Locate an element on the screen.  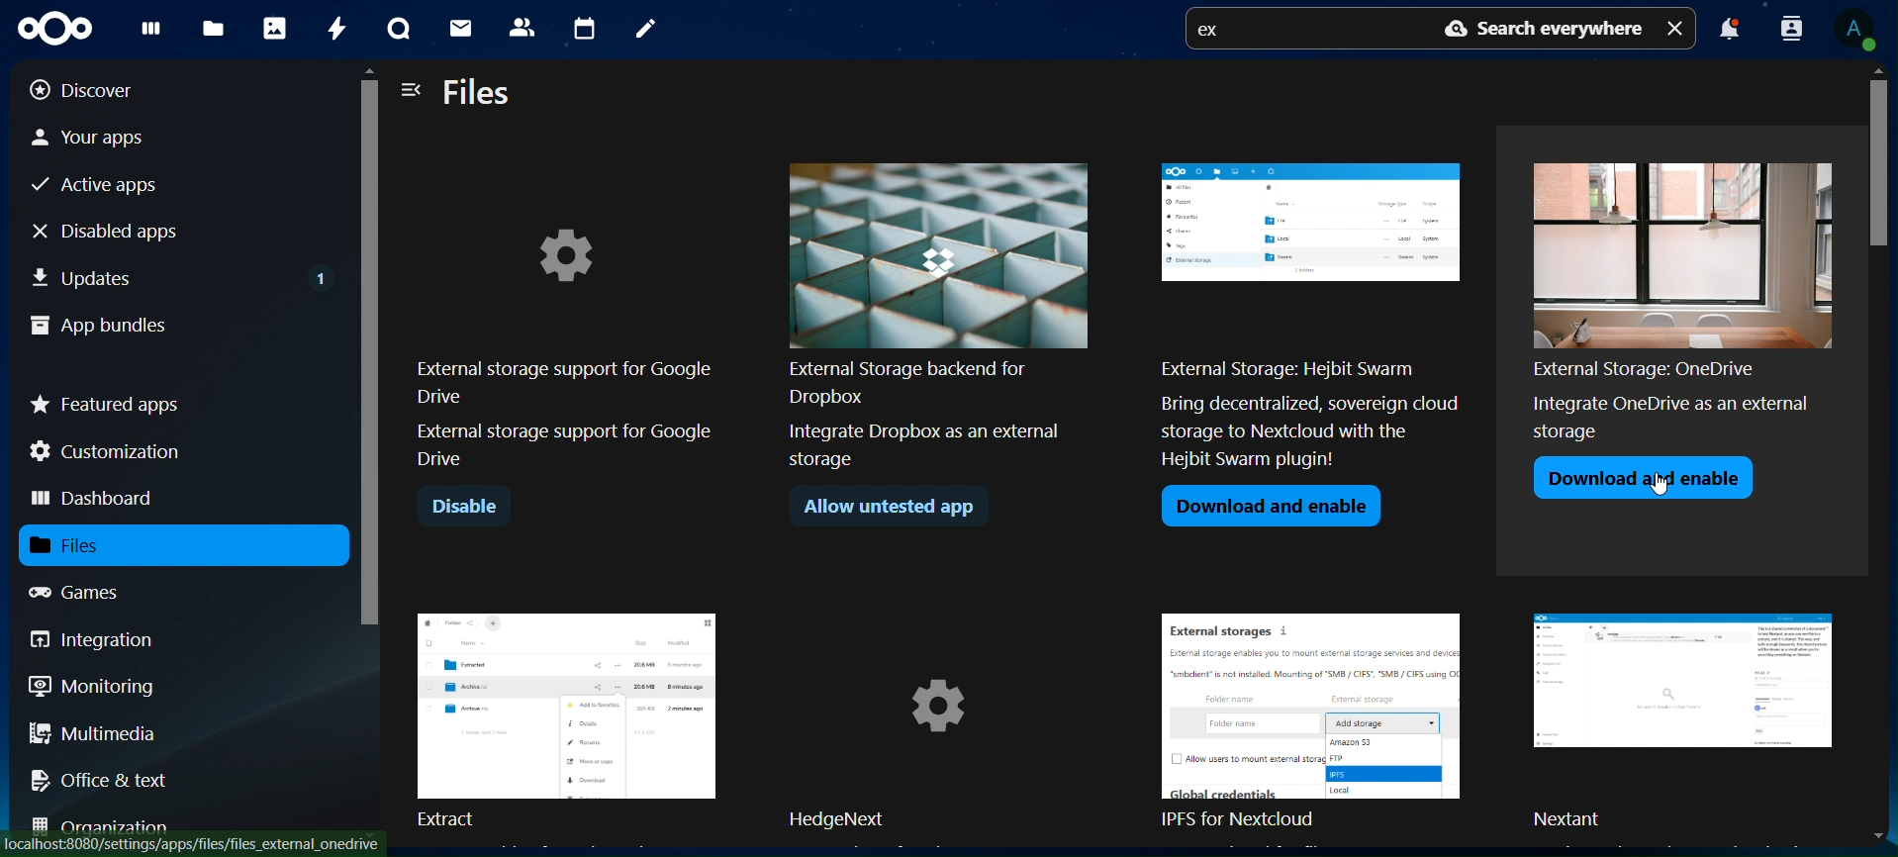
updates is located at coordinates (182, 274).